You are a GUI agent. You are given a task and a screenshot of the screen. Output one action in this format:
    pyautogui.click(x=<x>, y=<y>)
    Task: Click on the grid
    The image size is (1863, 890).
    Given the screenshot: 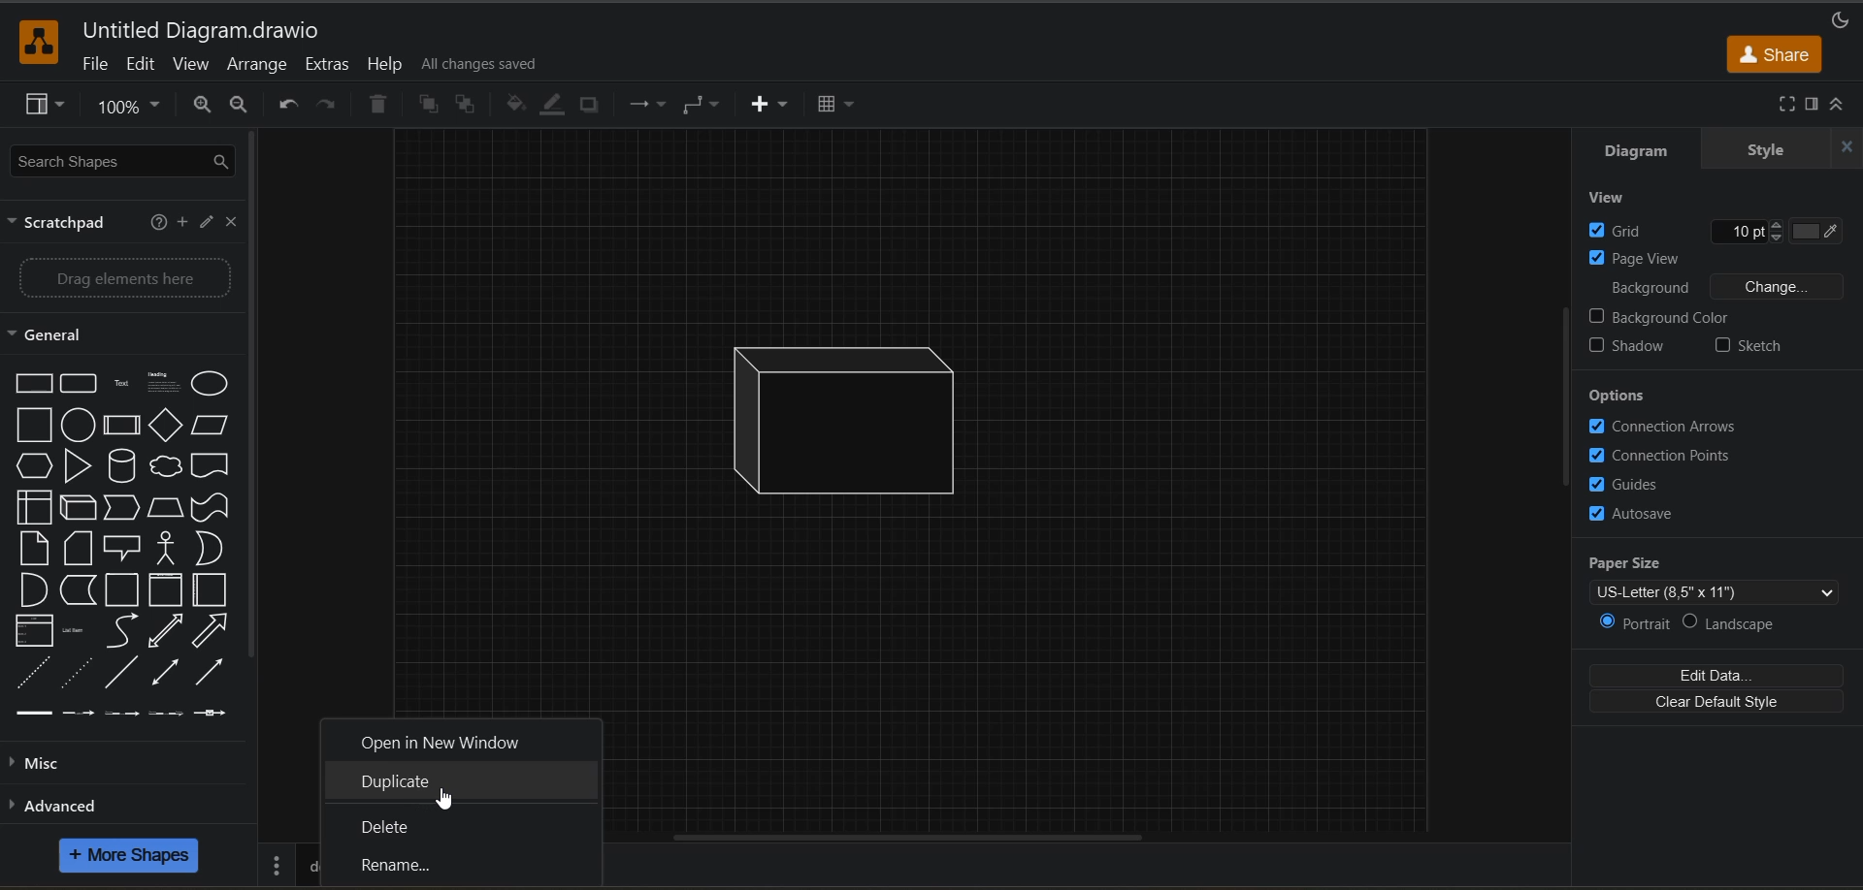 What is the action you would take?
    pyautogui.click(x=1628, y=231)
    